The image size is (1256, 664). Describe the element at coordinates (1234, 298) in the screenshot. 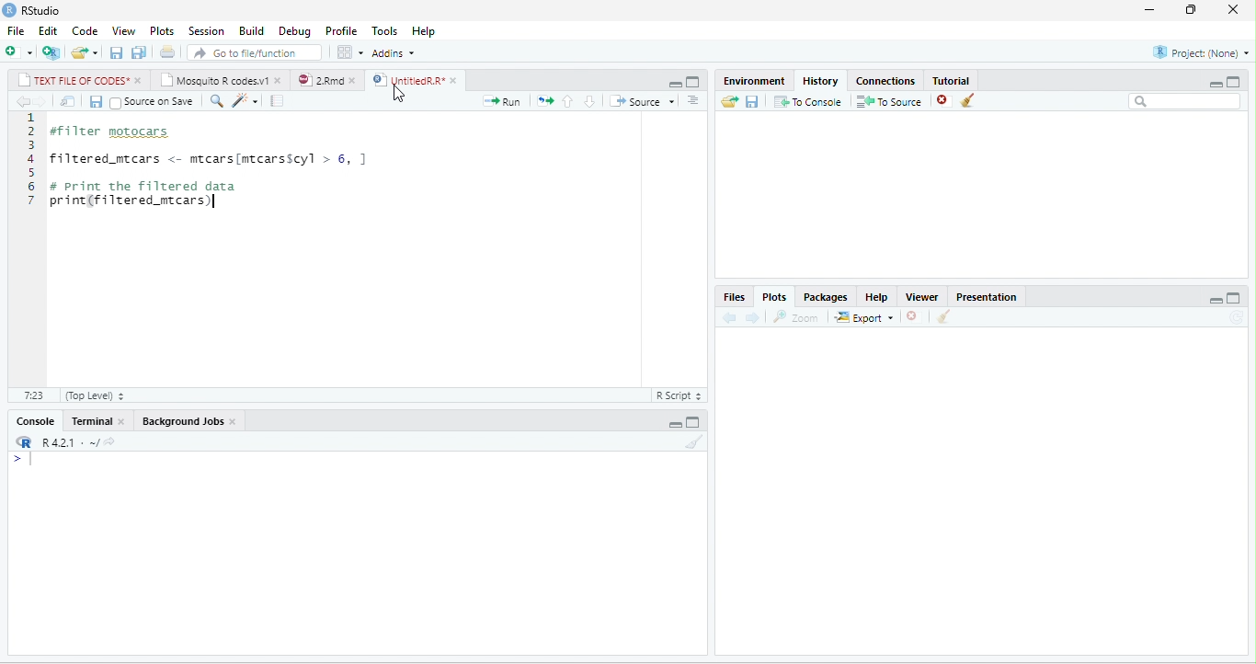

I see `maximize` at that location.